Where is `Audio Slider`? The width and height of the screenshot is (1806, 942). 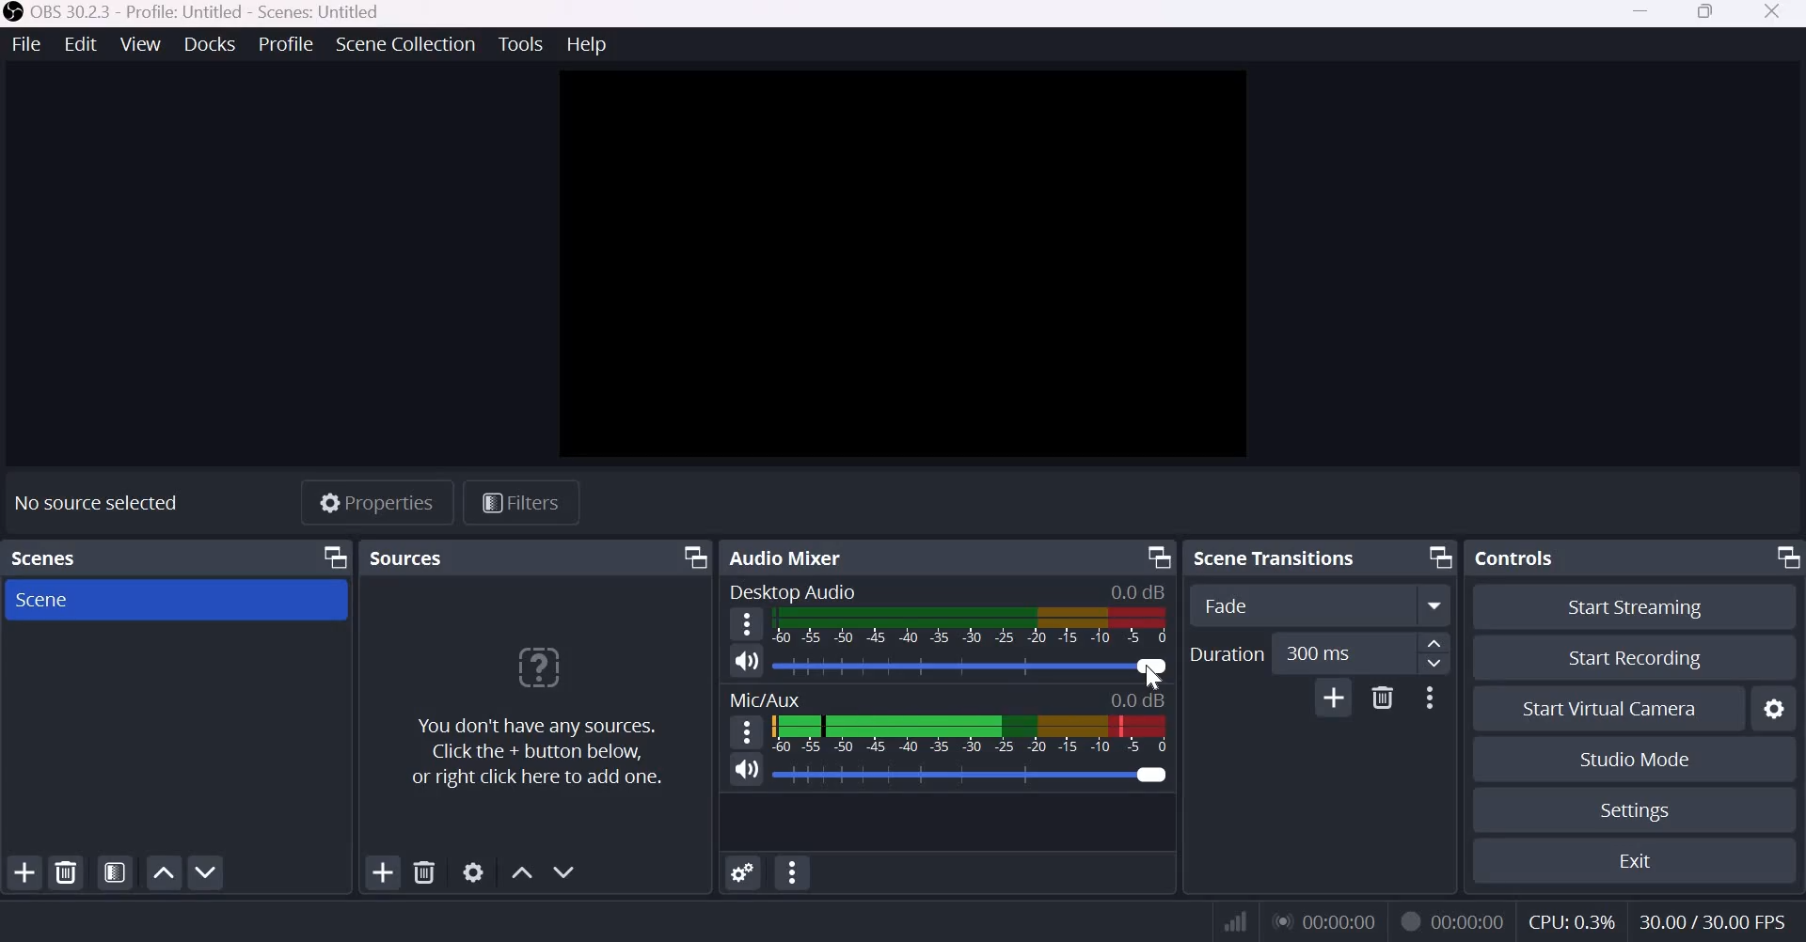 Audio Slider is located at coordinates (978, 773).